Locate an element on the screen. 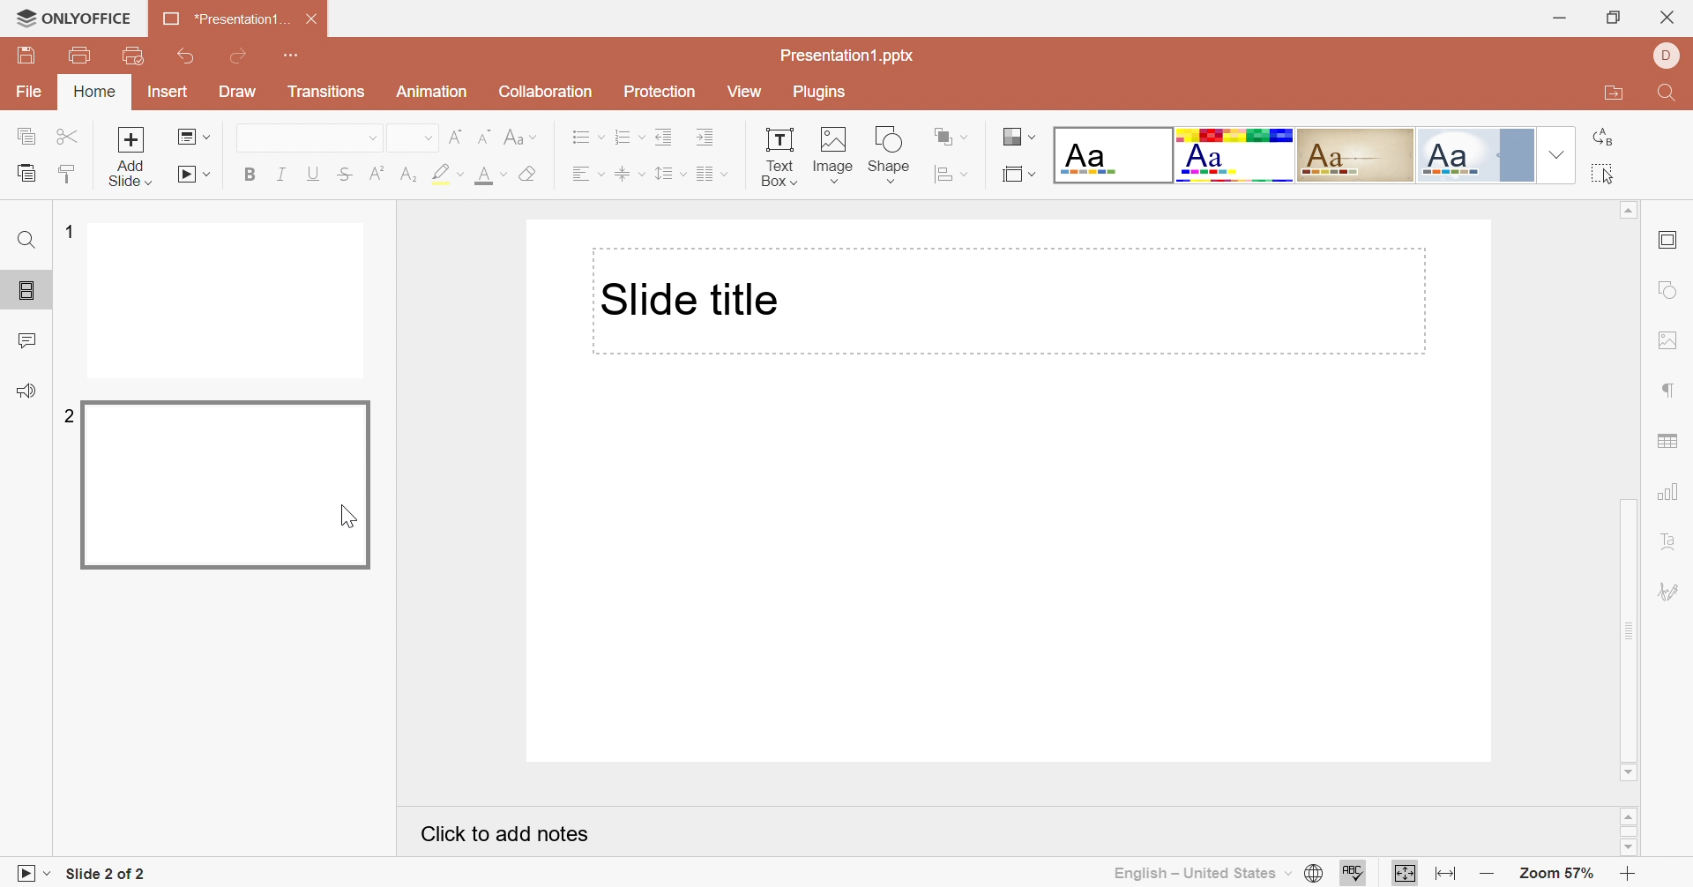 The height and width of the screenshot is (887, 1693). Chart settings is located at coordinates (1665, 492).